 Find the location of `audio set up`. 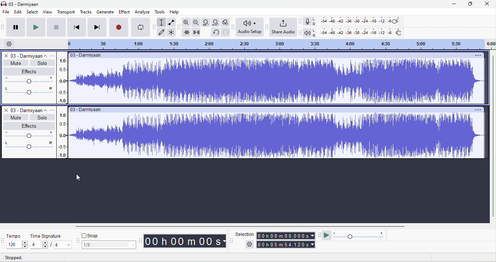

audio set up is located at coordinates (250, 27).